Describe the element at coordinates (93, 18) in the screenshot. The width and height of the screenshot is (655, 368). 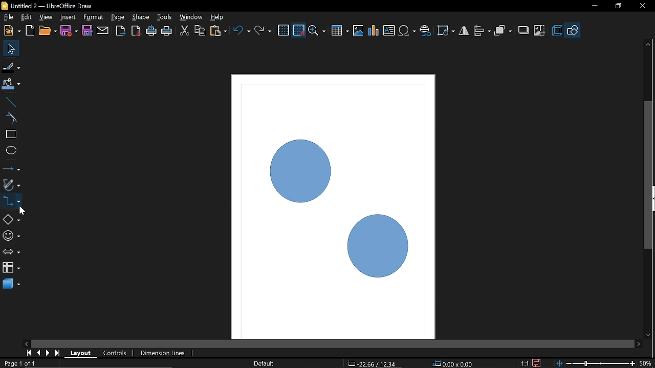
I see `Format` at that location.